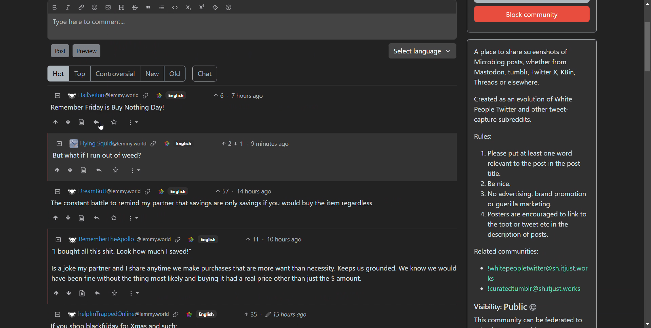  What do you see at coordinates (533, 226) in the screenshot?
I see `4. Posters are encouraged to link to the toot or tweet etc in the description of posts.` at bounding box center [533, 226].